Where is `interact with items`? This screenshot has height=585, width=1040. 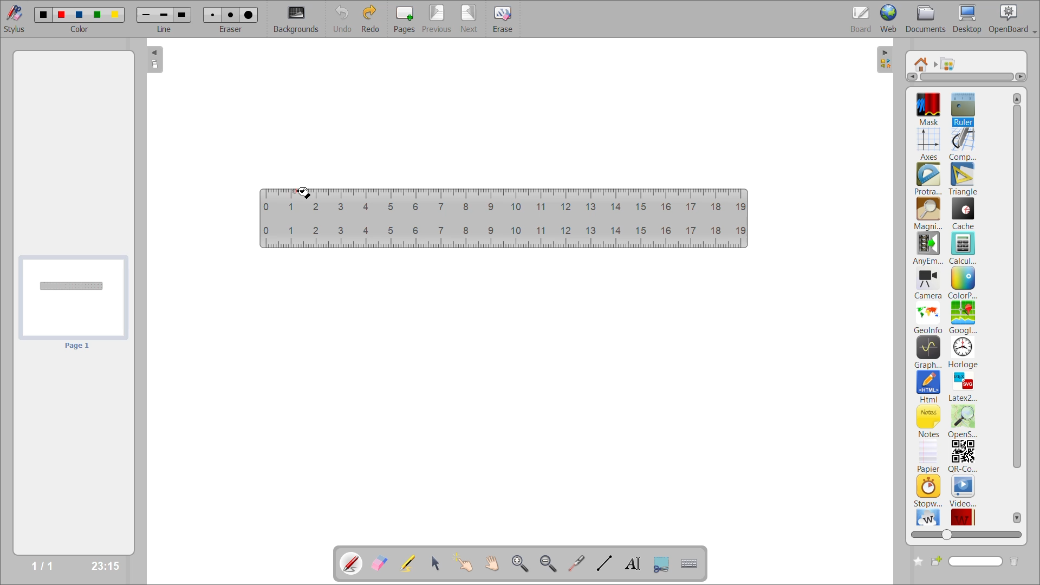
interact with items is located at coordinates (466, 563).